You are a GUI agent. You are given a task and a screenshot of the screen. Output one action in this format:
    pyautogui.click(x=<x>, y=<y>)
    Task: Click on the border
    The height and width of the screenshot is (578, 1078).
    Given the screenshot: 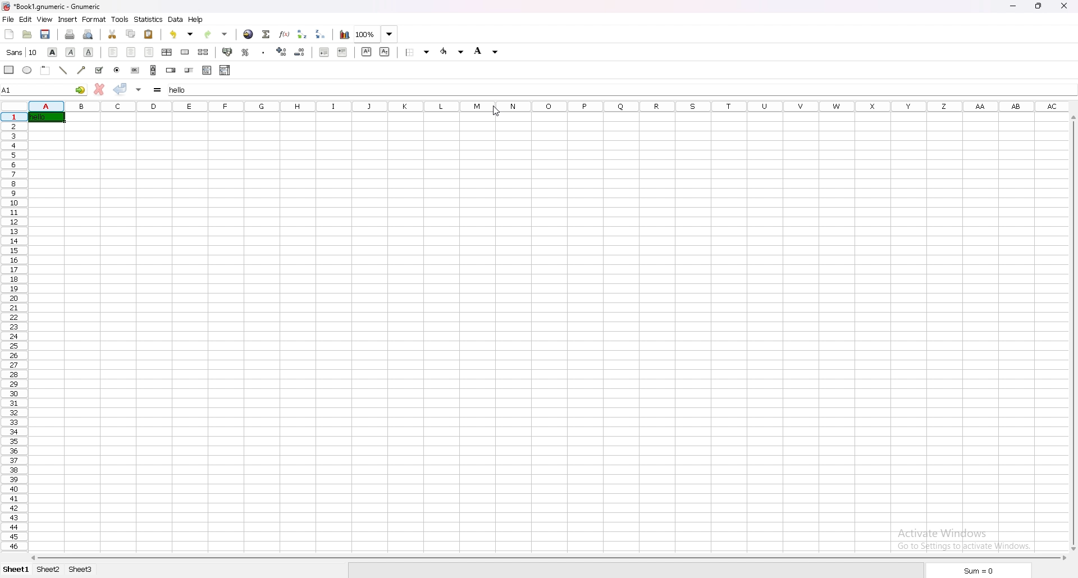 What is the action you would take?
    pyautogui.click(x=418, y=52)
    